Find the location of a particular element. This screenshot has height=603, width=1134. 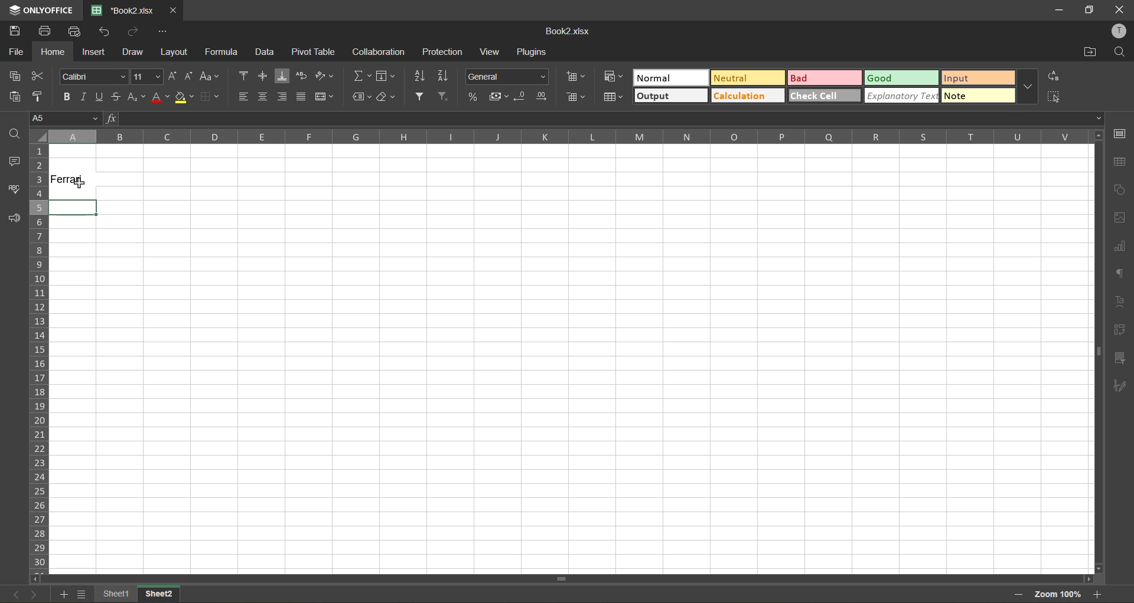

images is located at coordinates (1120, 217).